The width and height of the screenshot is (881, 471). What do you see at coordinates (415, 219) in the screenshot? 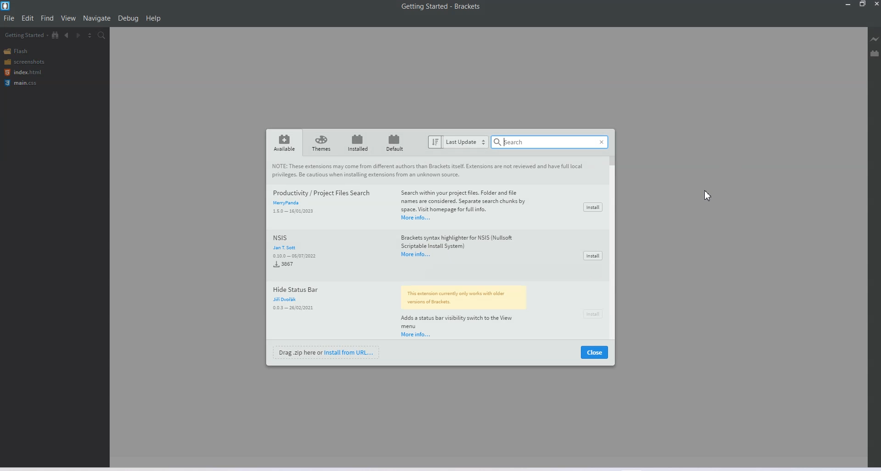
I see `more info` at bounding box center [415, 219].